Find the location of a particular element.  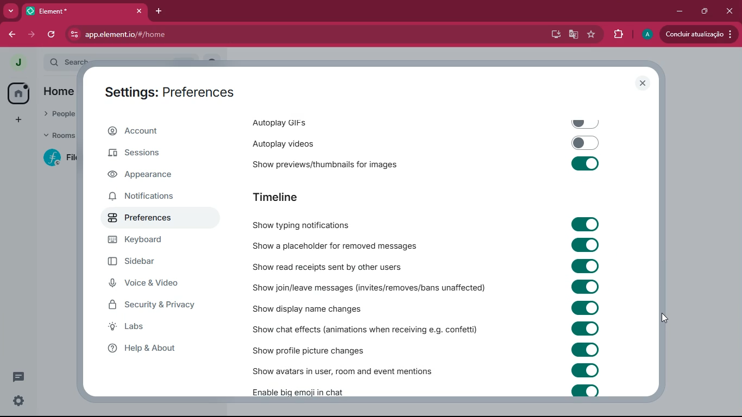

labs is located at coordinates (151, 328).